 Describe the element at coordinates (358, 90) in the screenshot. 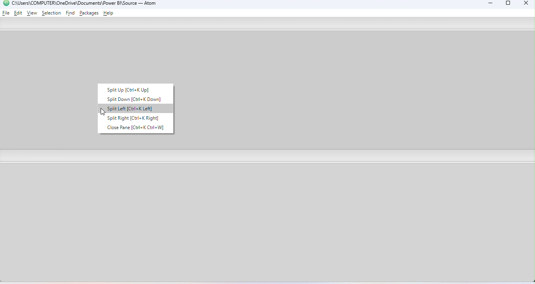

I see `Pane 1` at that location.